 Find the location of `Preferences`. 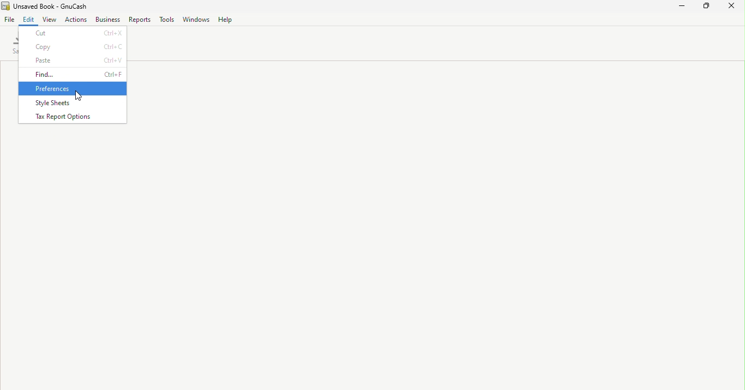

Preferences is located at coordinates (73, 88).